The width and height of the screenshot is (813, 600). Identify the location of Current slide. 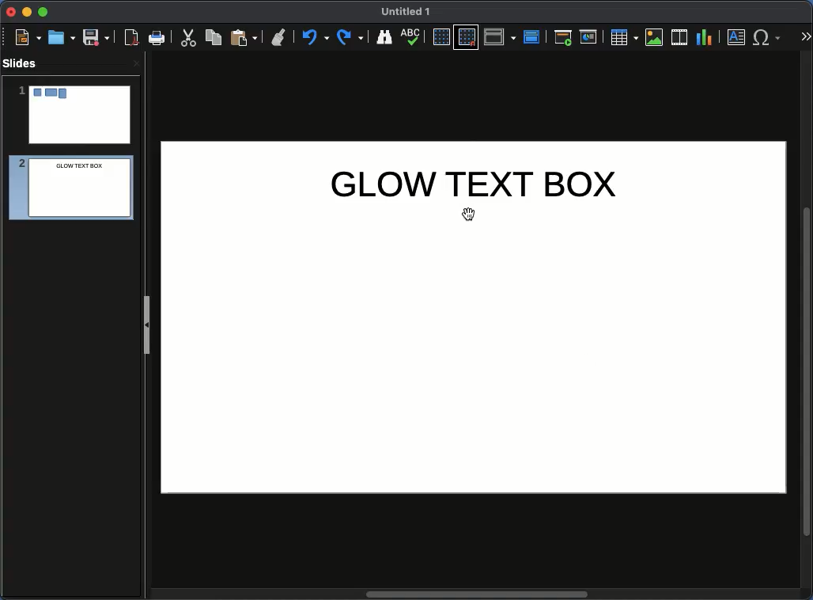
(591, 37).